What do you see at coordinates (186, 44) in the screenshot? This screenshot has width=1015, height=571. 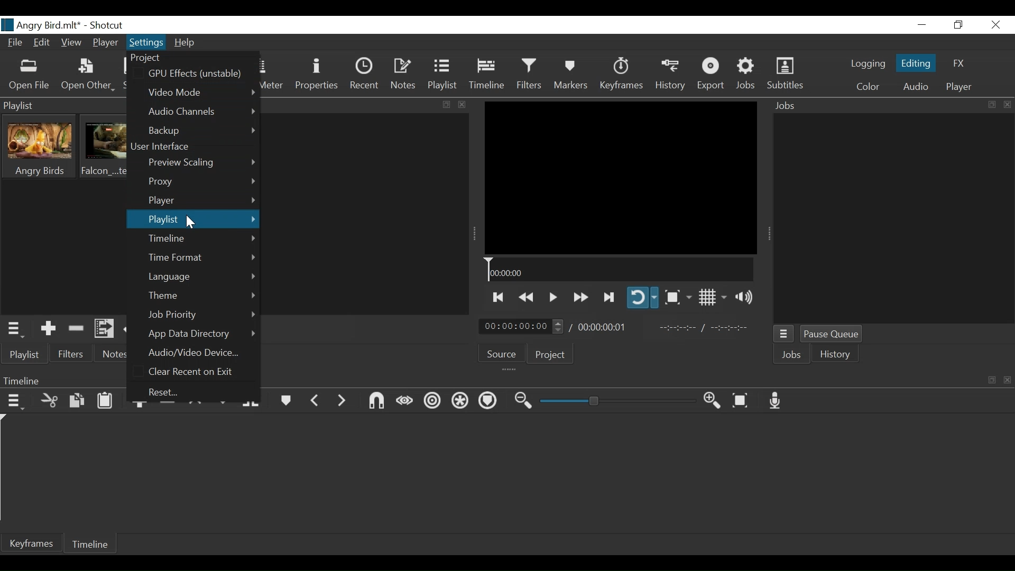 I see `Help` at bounding box center [186, 44].